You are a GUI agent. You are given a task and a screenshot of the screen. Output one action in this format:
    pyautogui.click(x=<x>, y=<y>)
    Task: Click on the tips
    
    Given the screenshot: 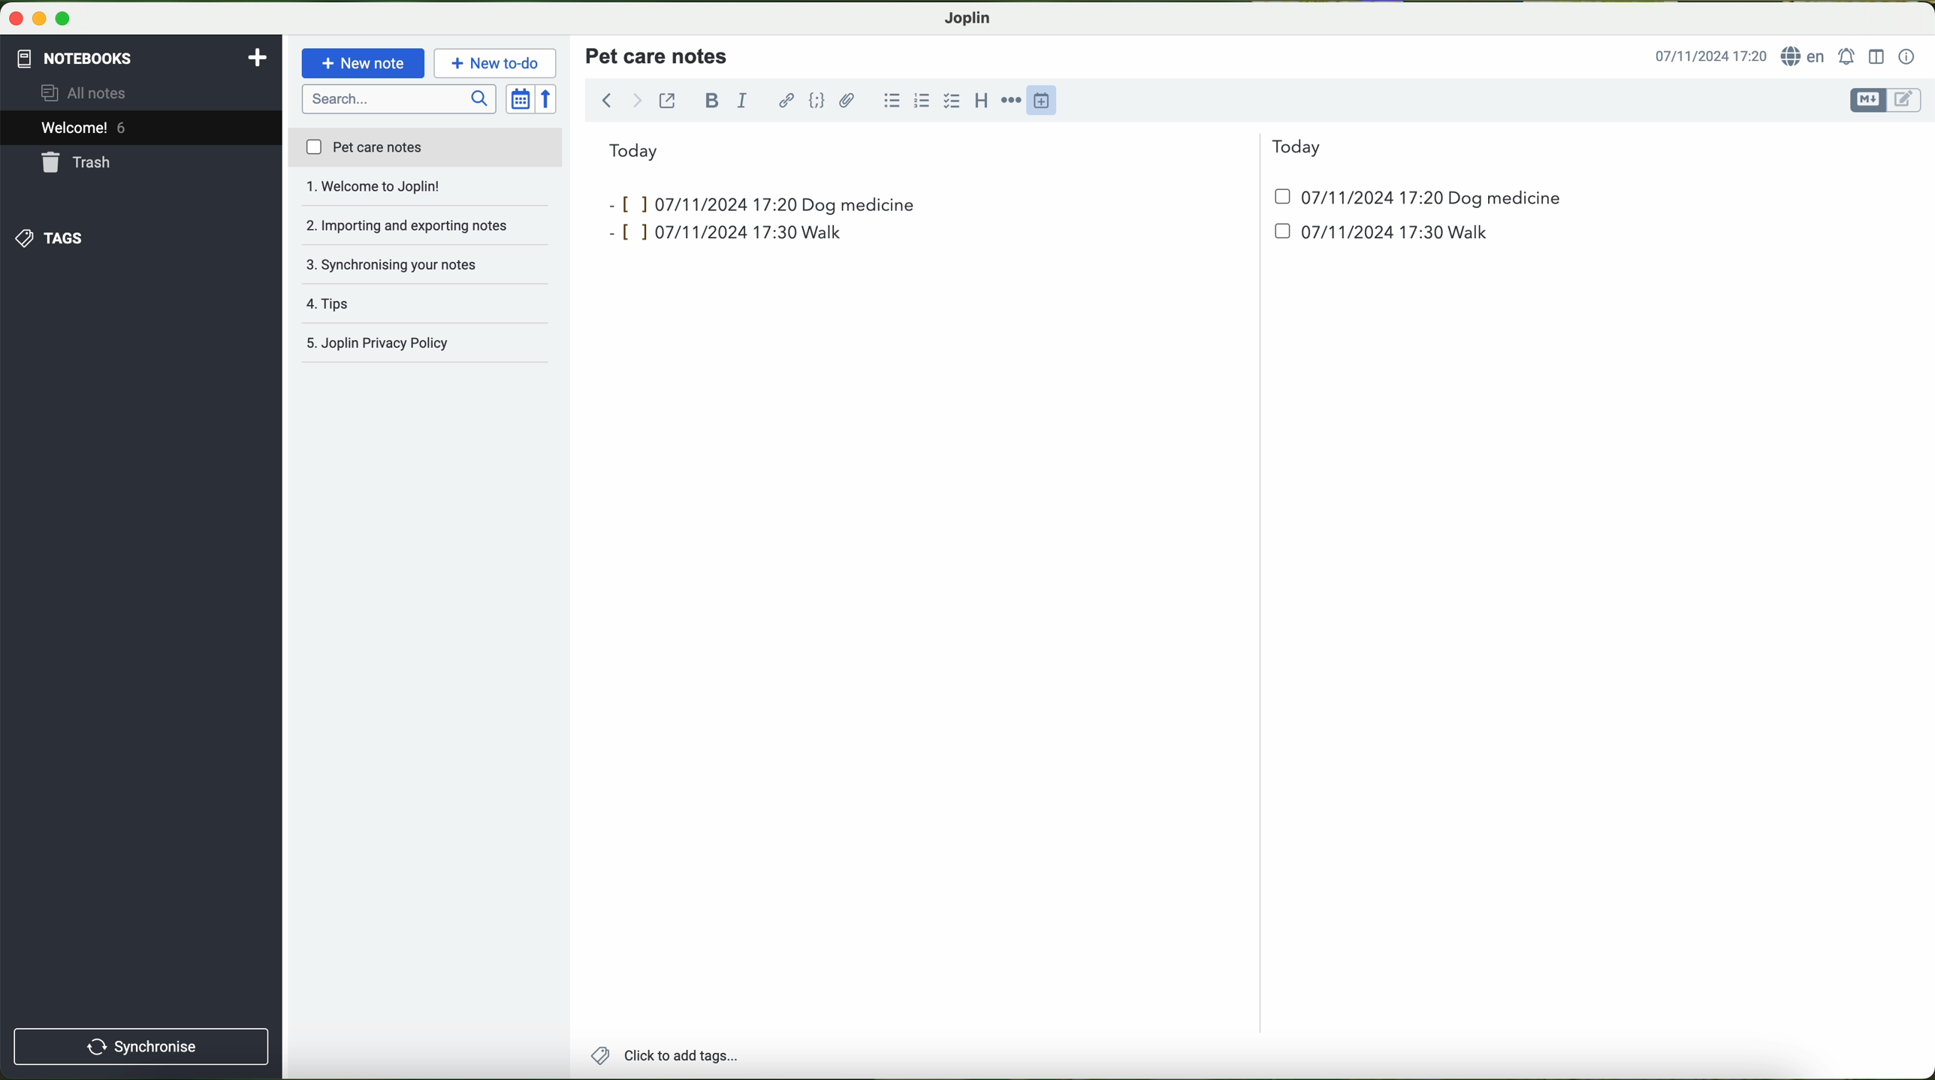 What is the action you would take?
    pyautogui.click(x=426, y=264)
    